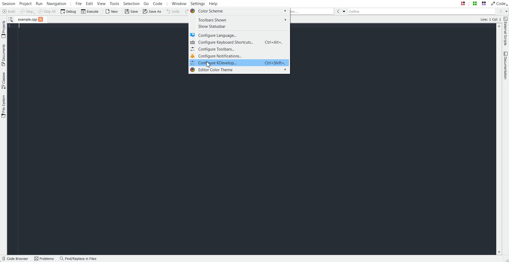 The height and width of the screenshot is (262, 509). I want to click on Text Cursor, so click(17, 26).